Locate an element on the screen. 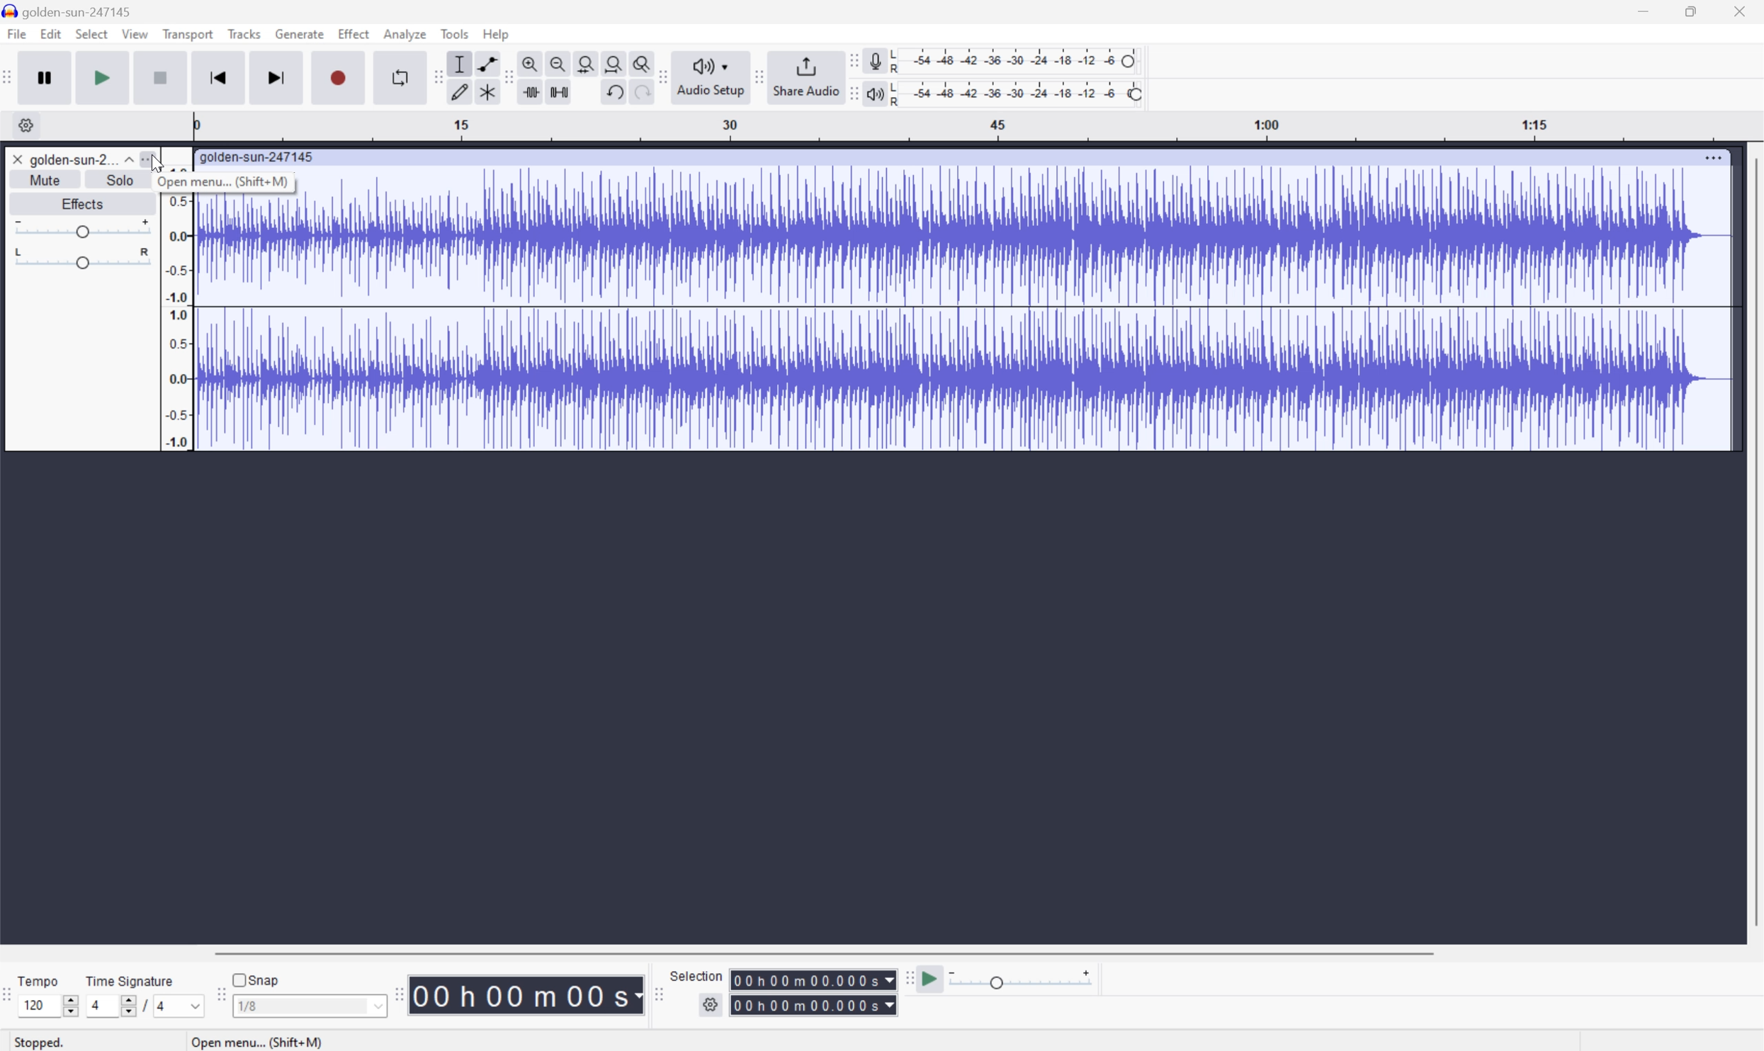 This screenshot has width=1764, height=1051. Tracks is located at coordinates (244, 36).